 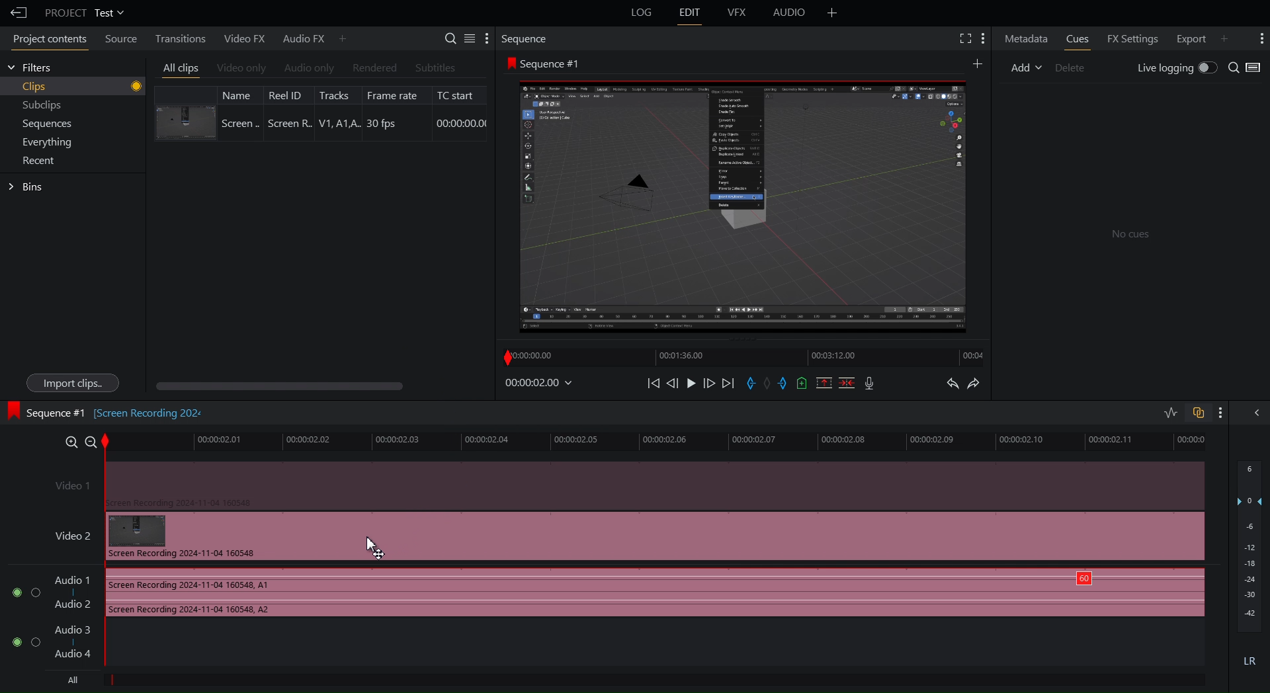 What do you see at coordinates (43, 107) in the screenshot?
I see `Subclips` at bounding box center [43, 107].